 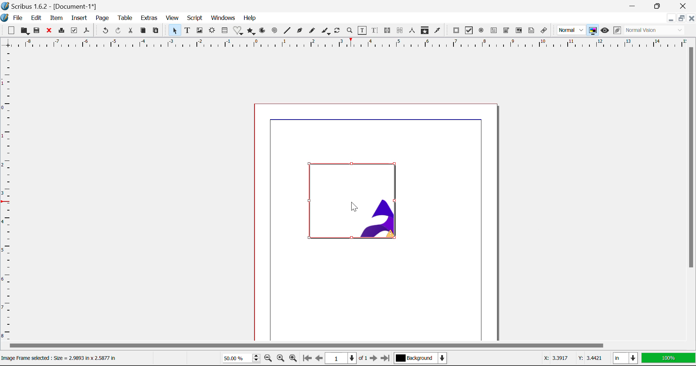 I want to click on Image Frame Selected, so click(x=356, y=203).